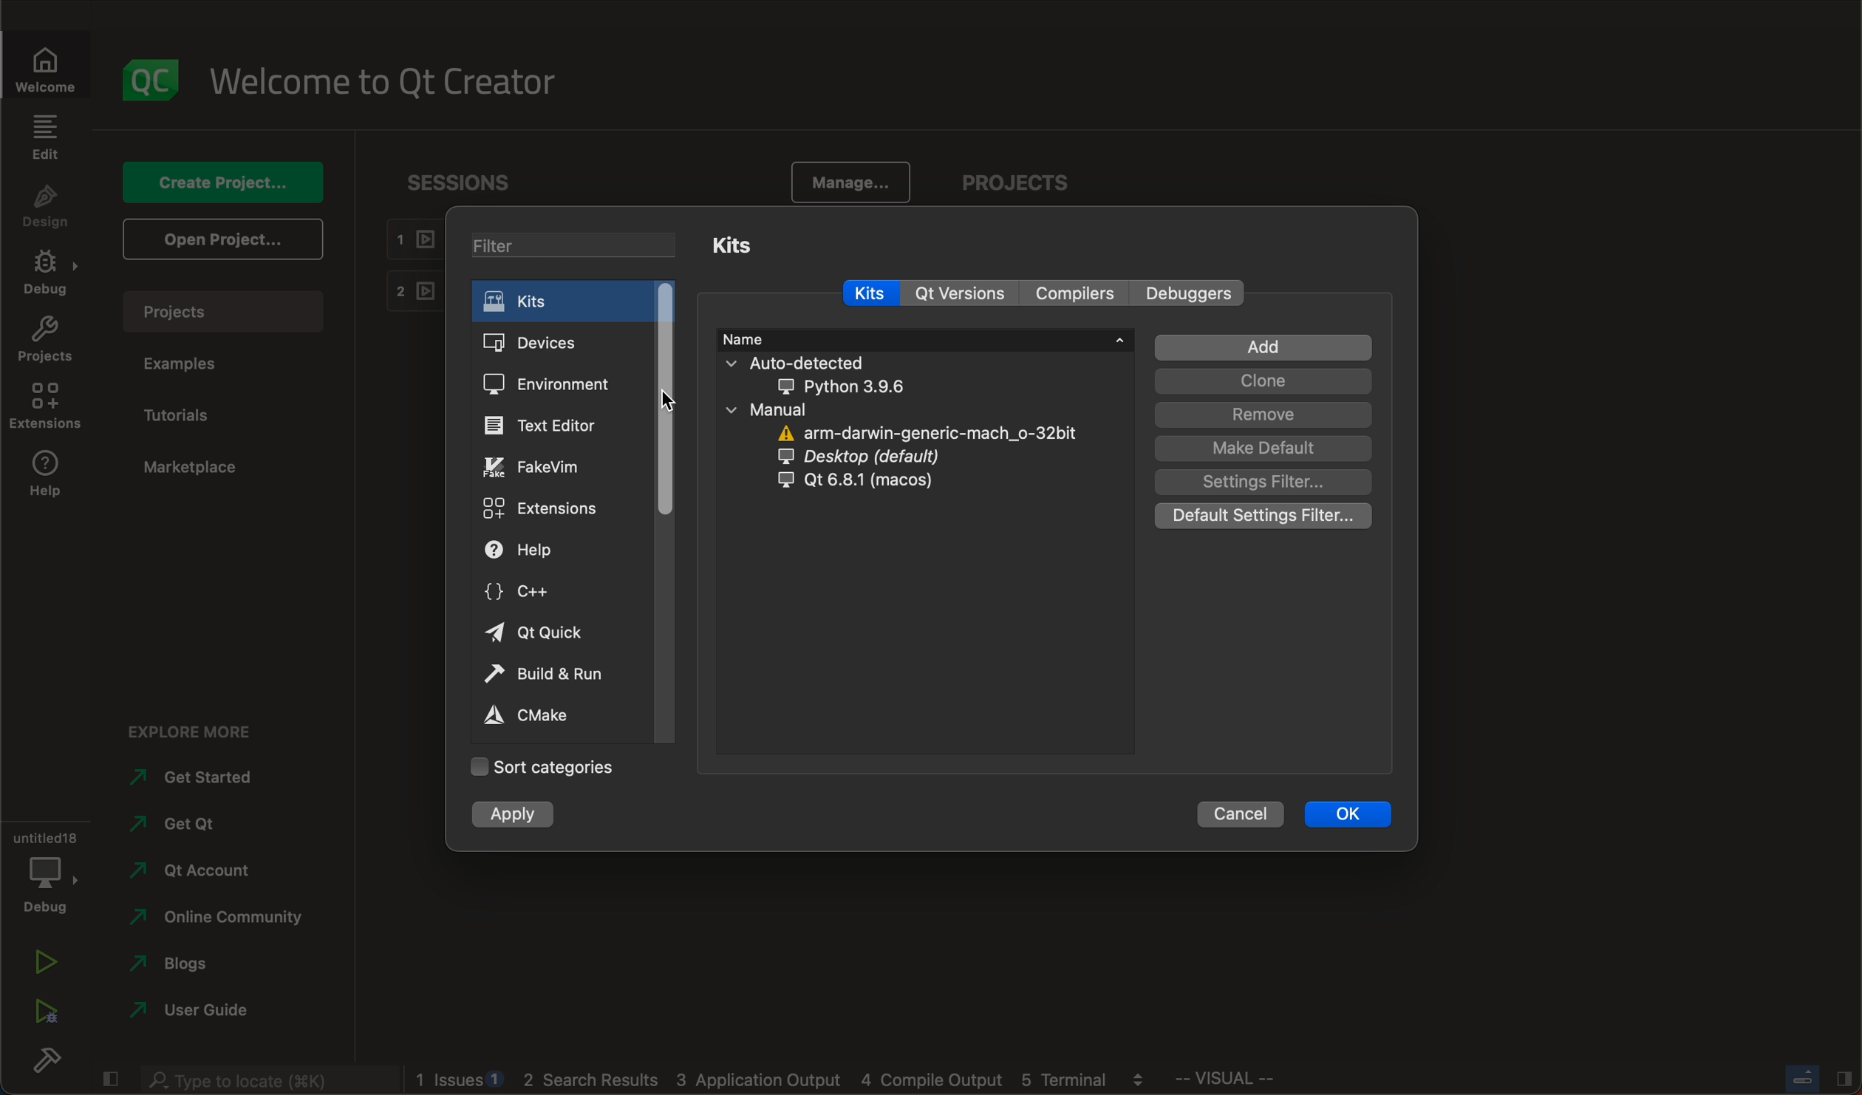 This screenshot has height=1095, width=1862. What do you see at coordinates (925, 338) in the screenshot?
I see `name` at bounding box center [925, 338].